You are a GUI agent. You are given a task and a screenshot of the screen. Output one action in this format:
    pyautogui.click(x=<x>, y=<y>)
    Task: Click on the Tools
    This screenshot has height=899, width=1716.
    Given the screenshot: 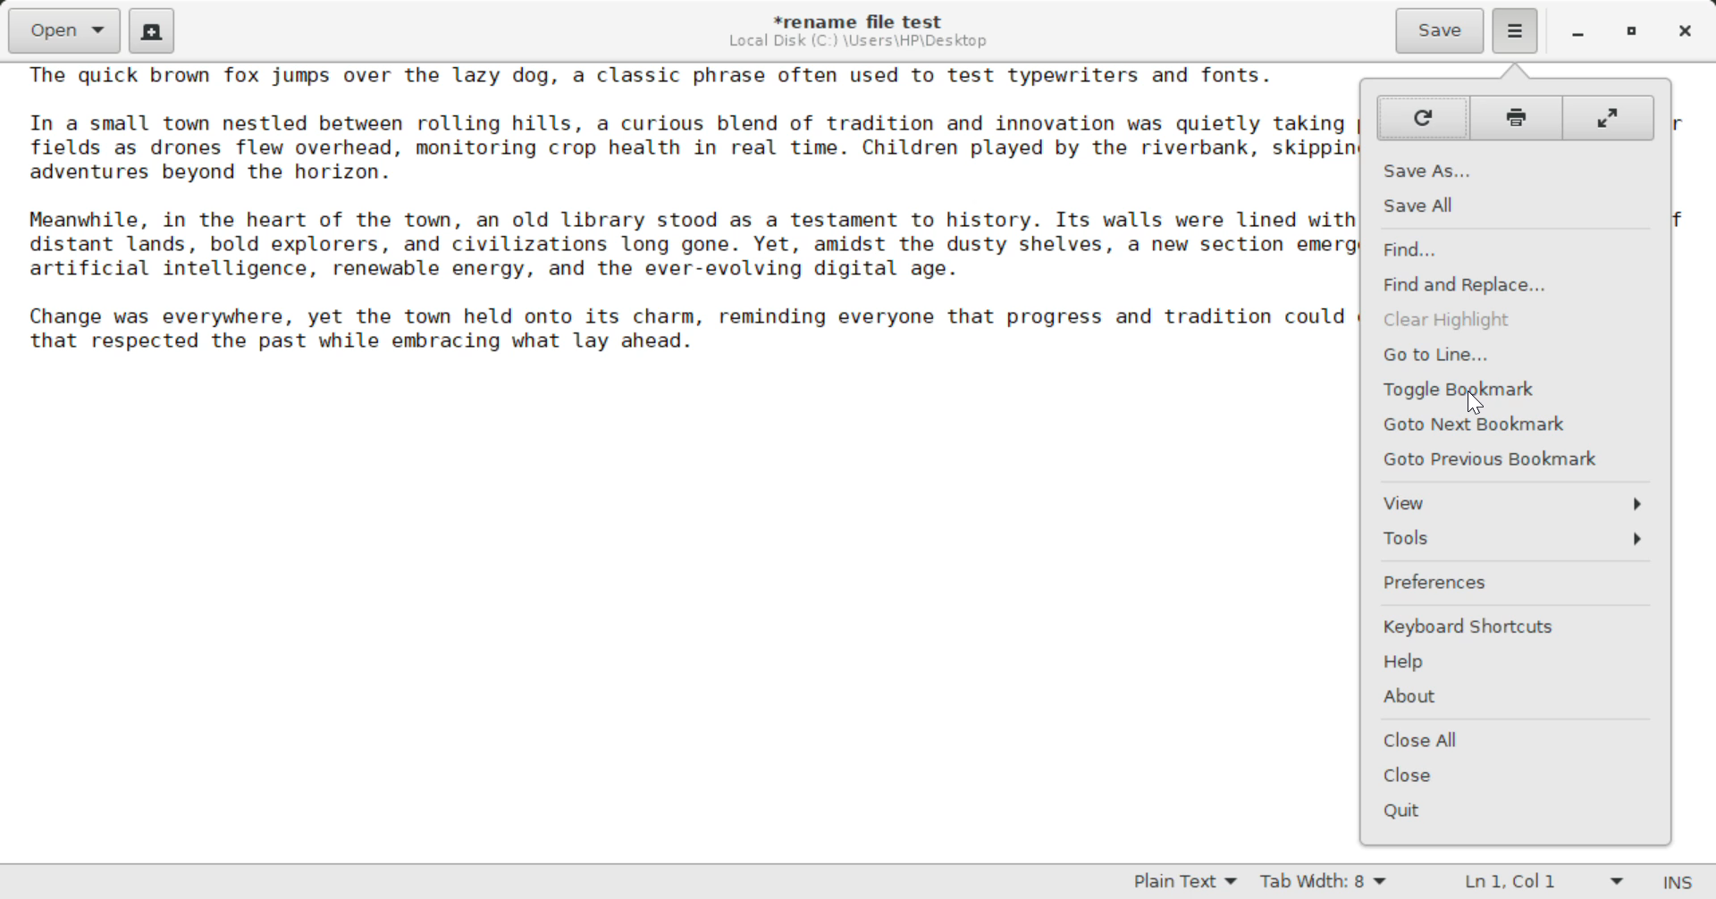 What is the action you would take?
    pyautogui.click(x=1513, y=540)
    